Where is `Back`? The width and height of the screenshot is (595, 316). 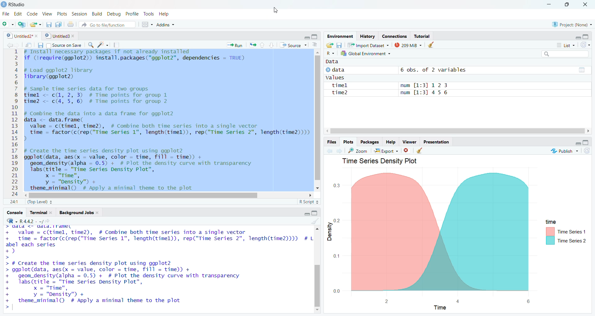
Back is located at coordinates (7, 46).